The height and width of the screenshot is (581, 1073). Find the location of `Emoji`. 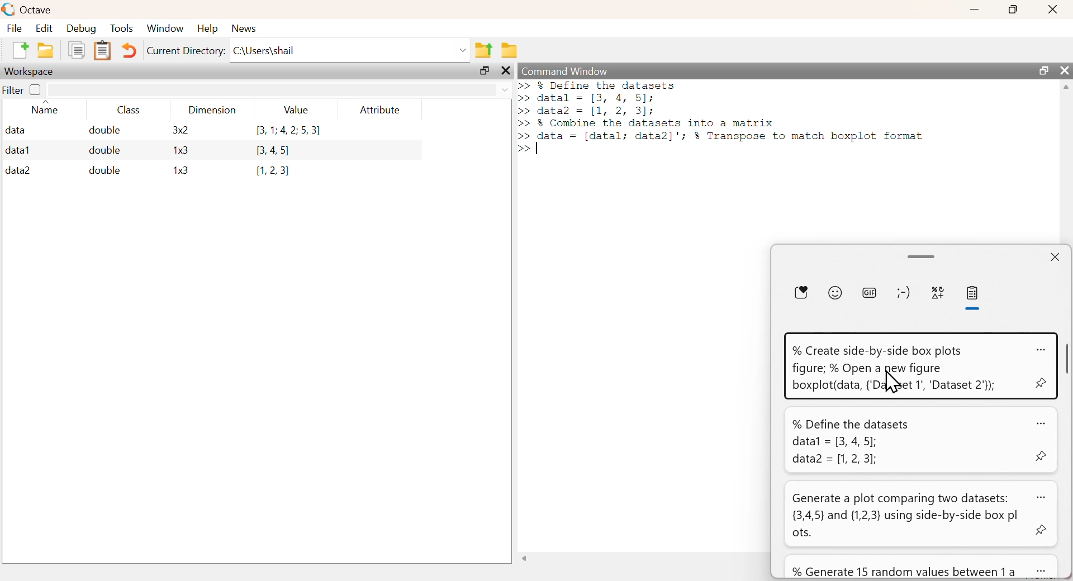

Emoji is located at coordinates (836, 292).